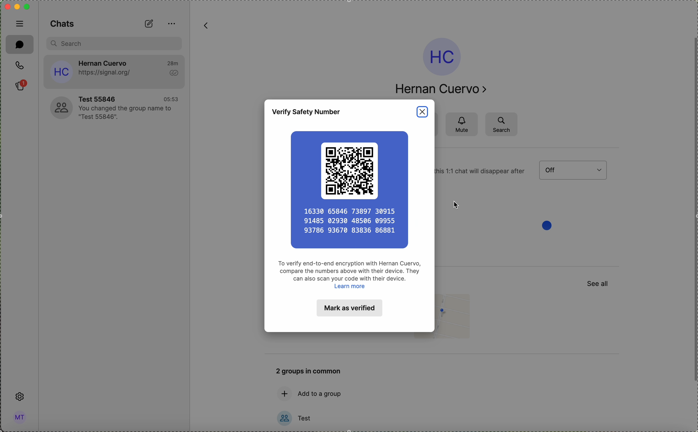  I want to click on 05:53, so click(171, 98).